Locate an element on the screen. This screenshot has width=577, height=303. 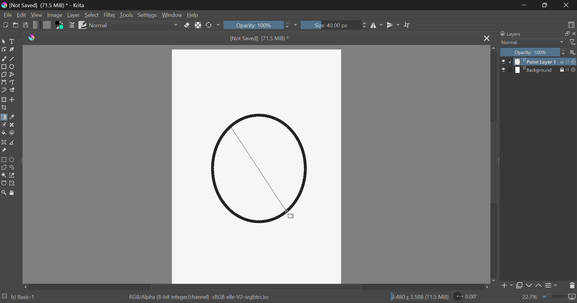
b) Basic-1 is located at coordinates (22, 297).